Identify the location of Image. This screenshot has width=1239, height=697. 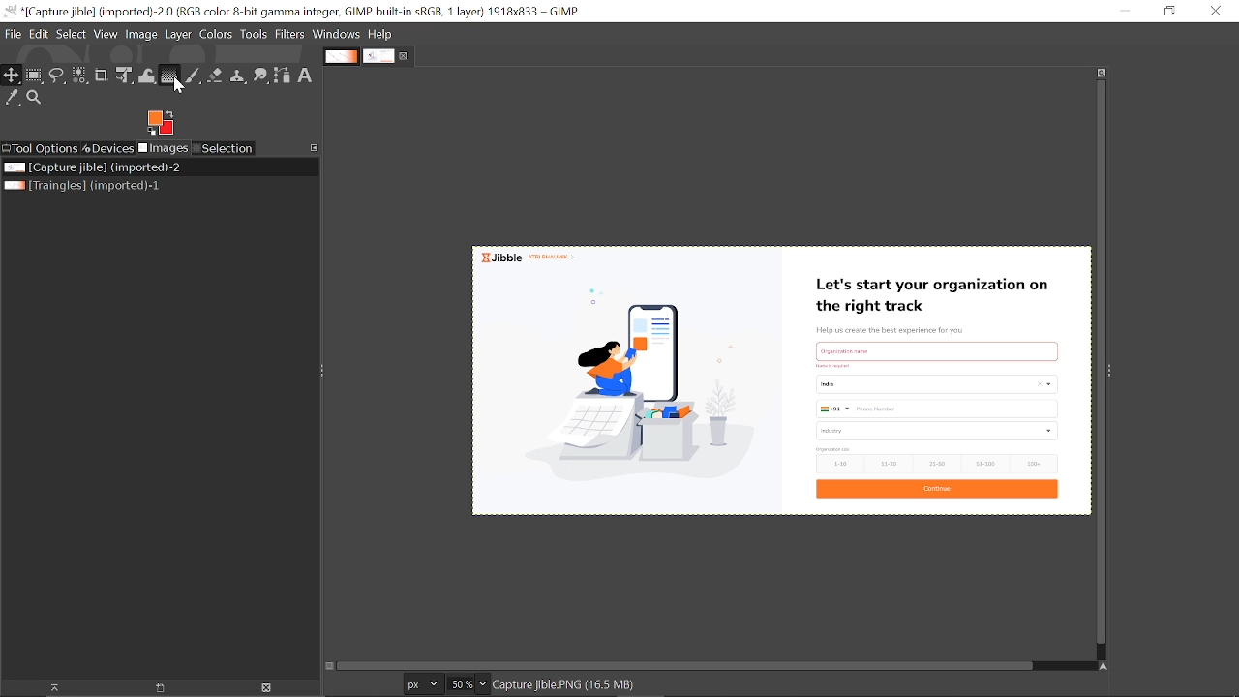
(142, 35).